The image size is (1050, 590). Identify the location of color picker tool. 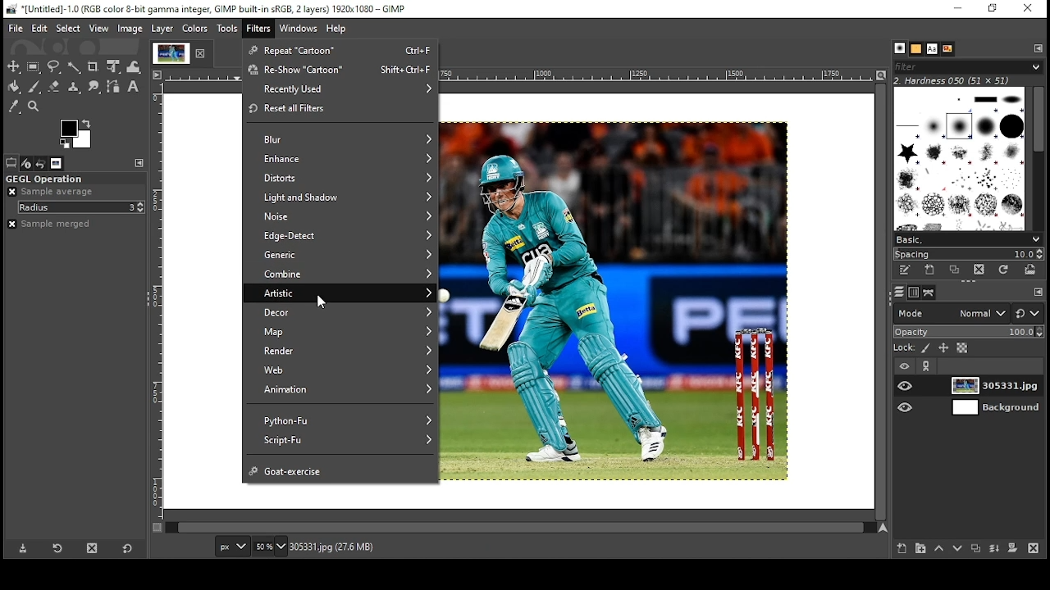
(14, 107).